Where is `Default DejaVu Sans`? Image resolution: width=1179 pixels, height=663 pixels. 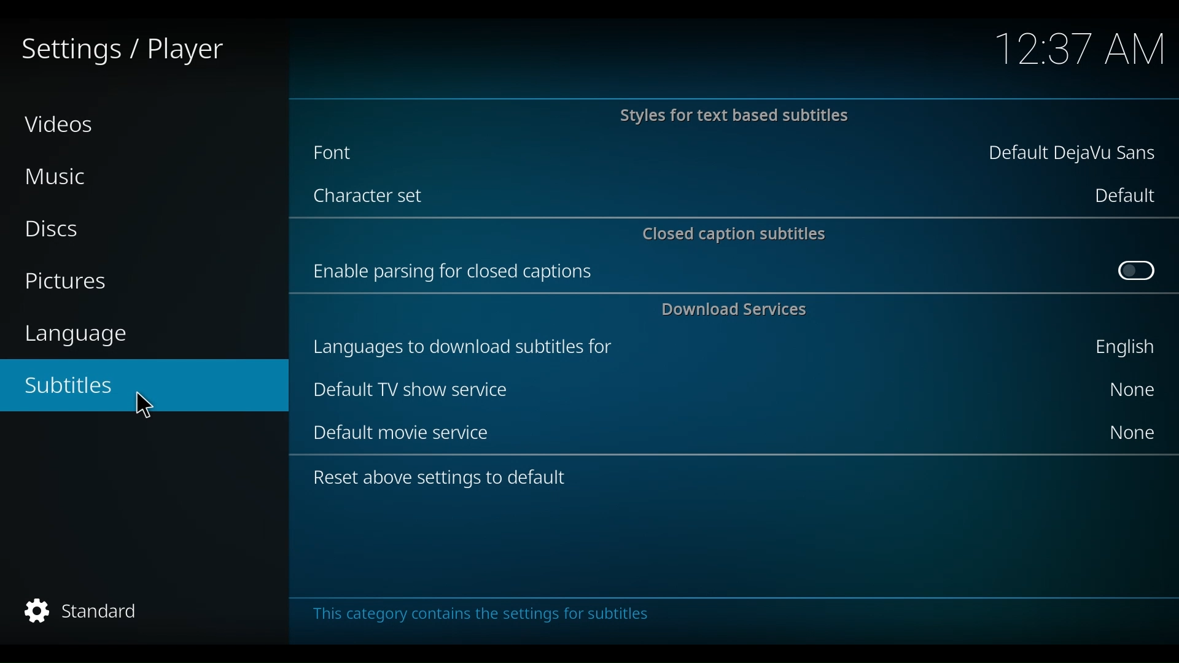
Default DejaVu Sans is located at coordinates (1073, 155).